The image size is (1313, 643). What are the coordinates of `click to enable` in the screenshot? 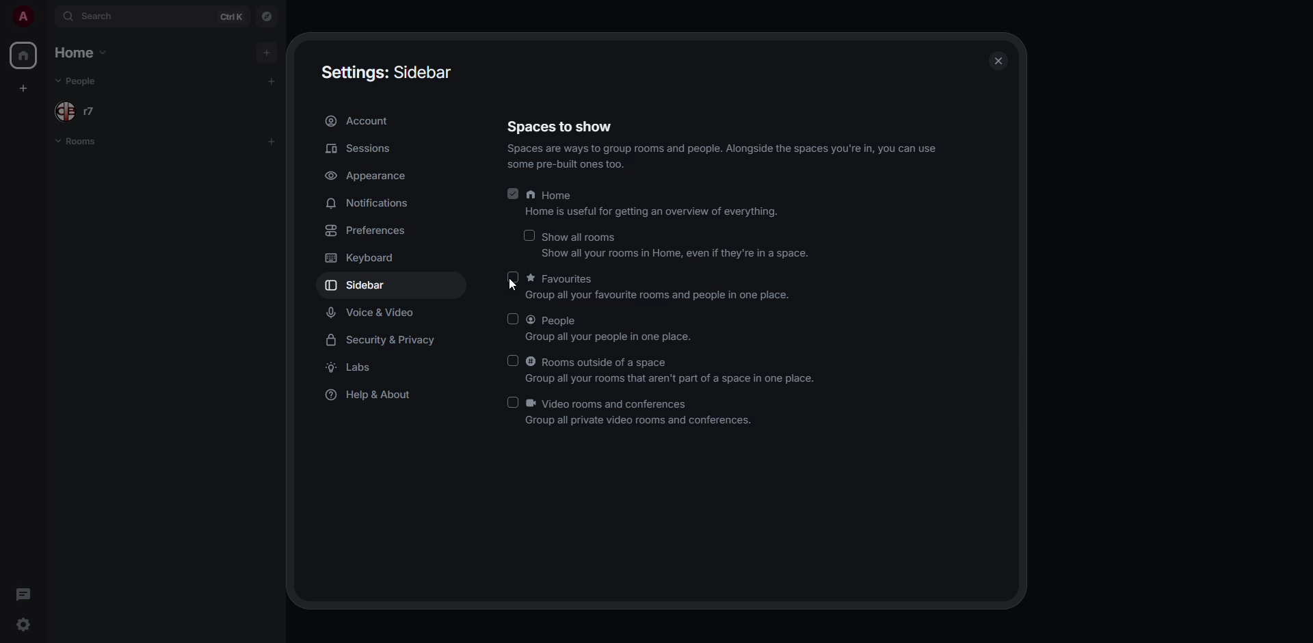 It's located at (515, 318).